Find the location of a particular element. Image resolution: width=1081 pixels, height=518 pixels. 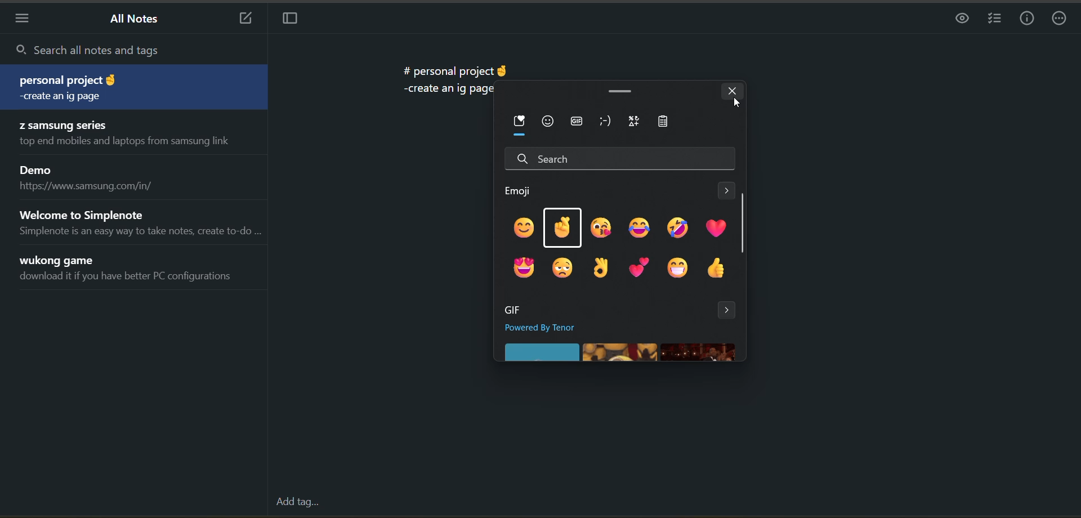

# personal project
-create an ig page is located at coordinates (445, 80).